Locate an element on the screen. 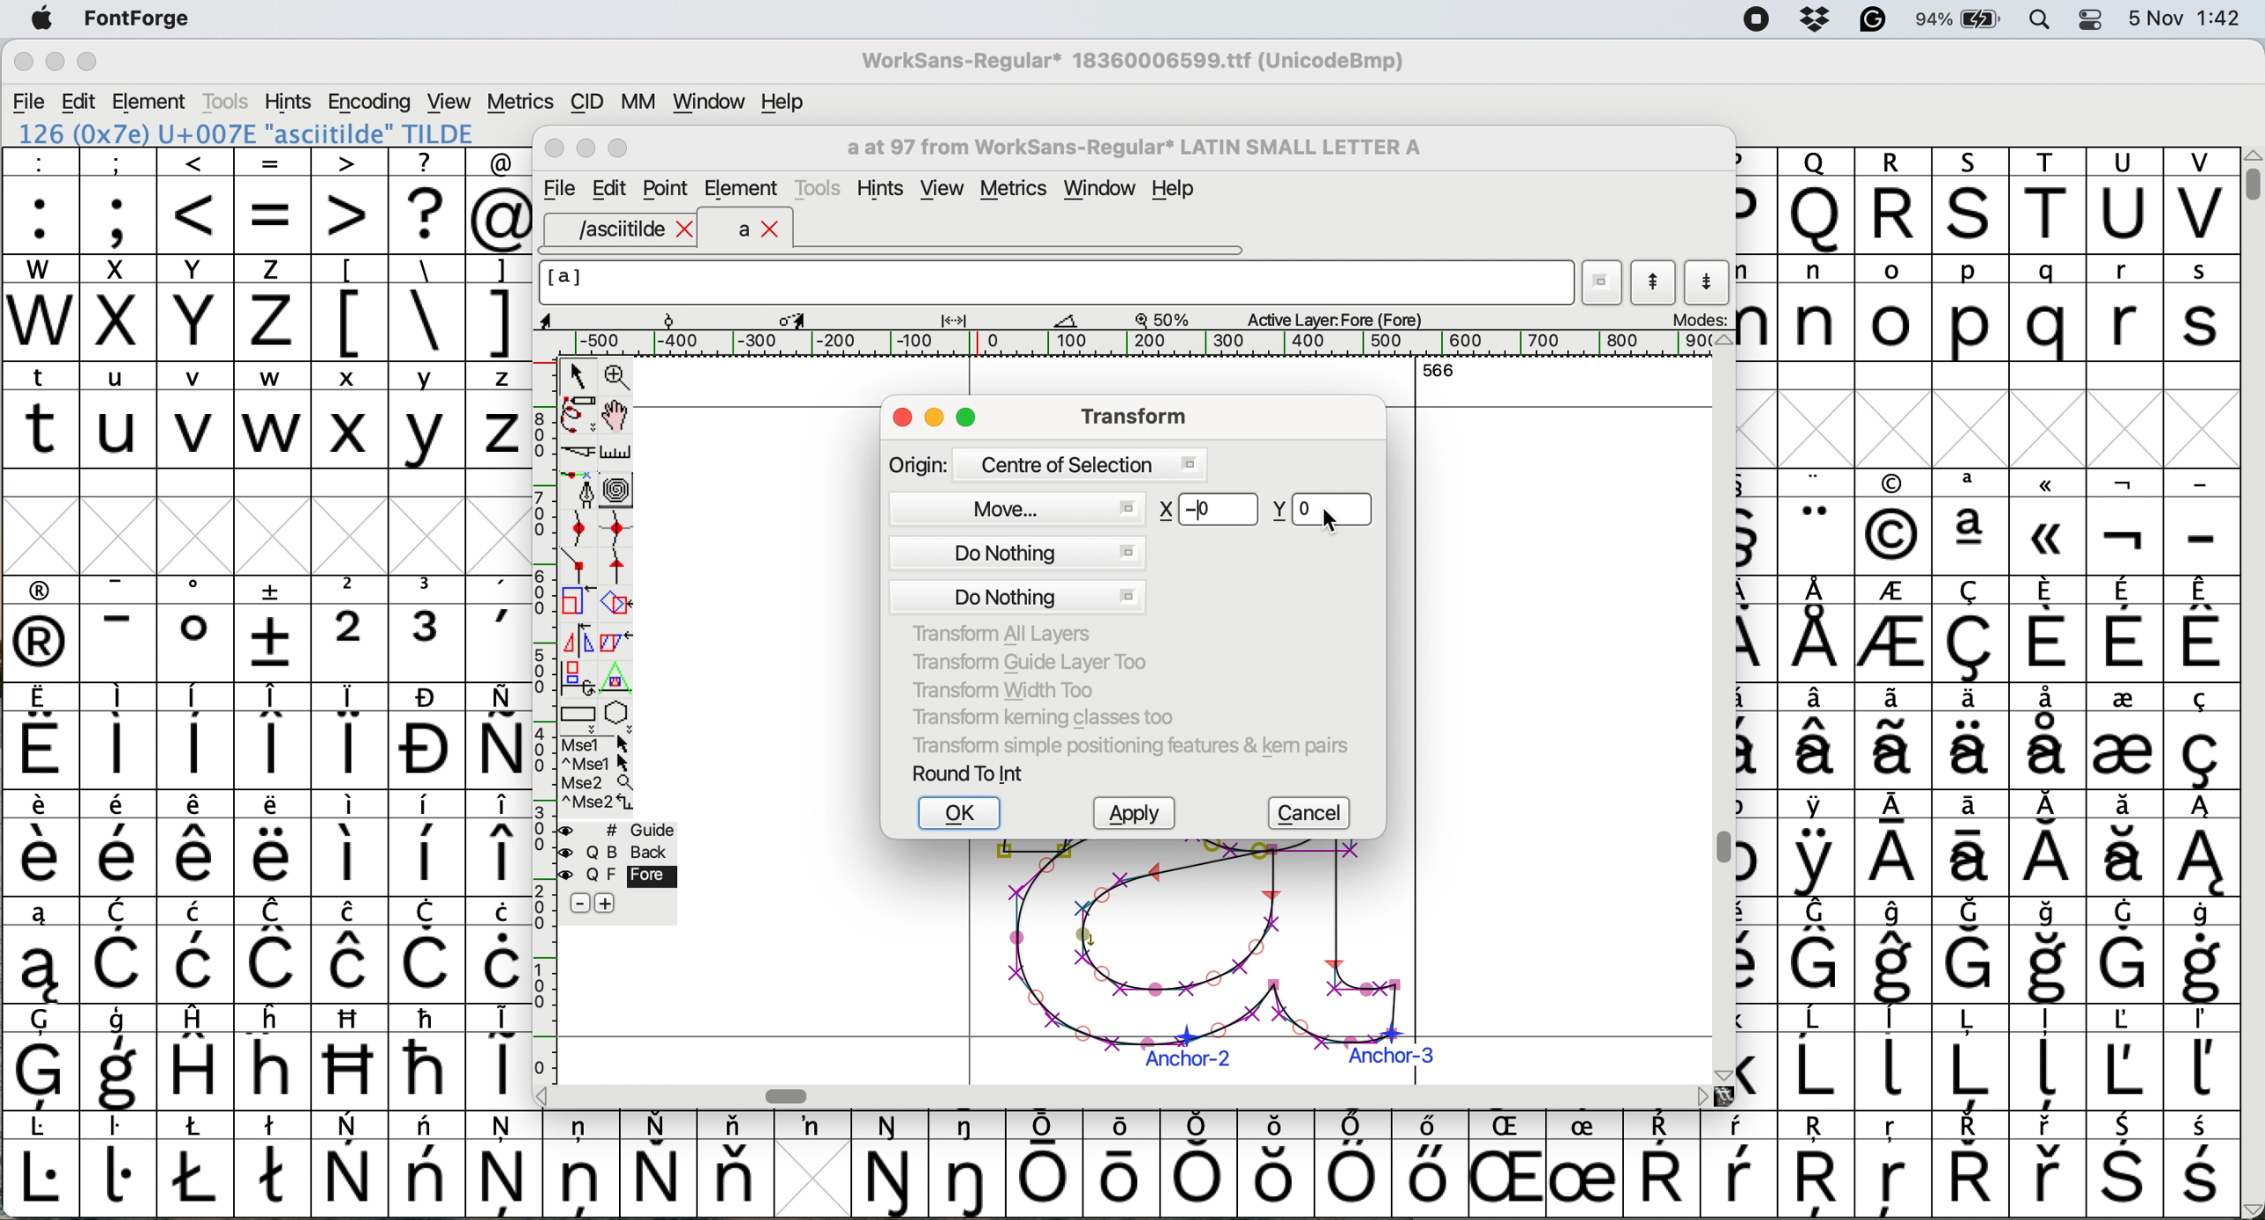 This screenshot has width=2265, height=1220. cid is located at coordinates (585, 103).